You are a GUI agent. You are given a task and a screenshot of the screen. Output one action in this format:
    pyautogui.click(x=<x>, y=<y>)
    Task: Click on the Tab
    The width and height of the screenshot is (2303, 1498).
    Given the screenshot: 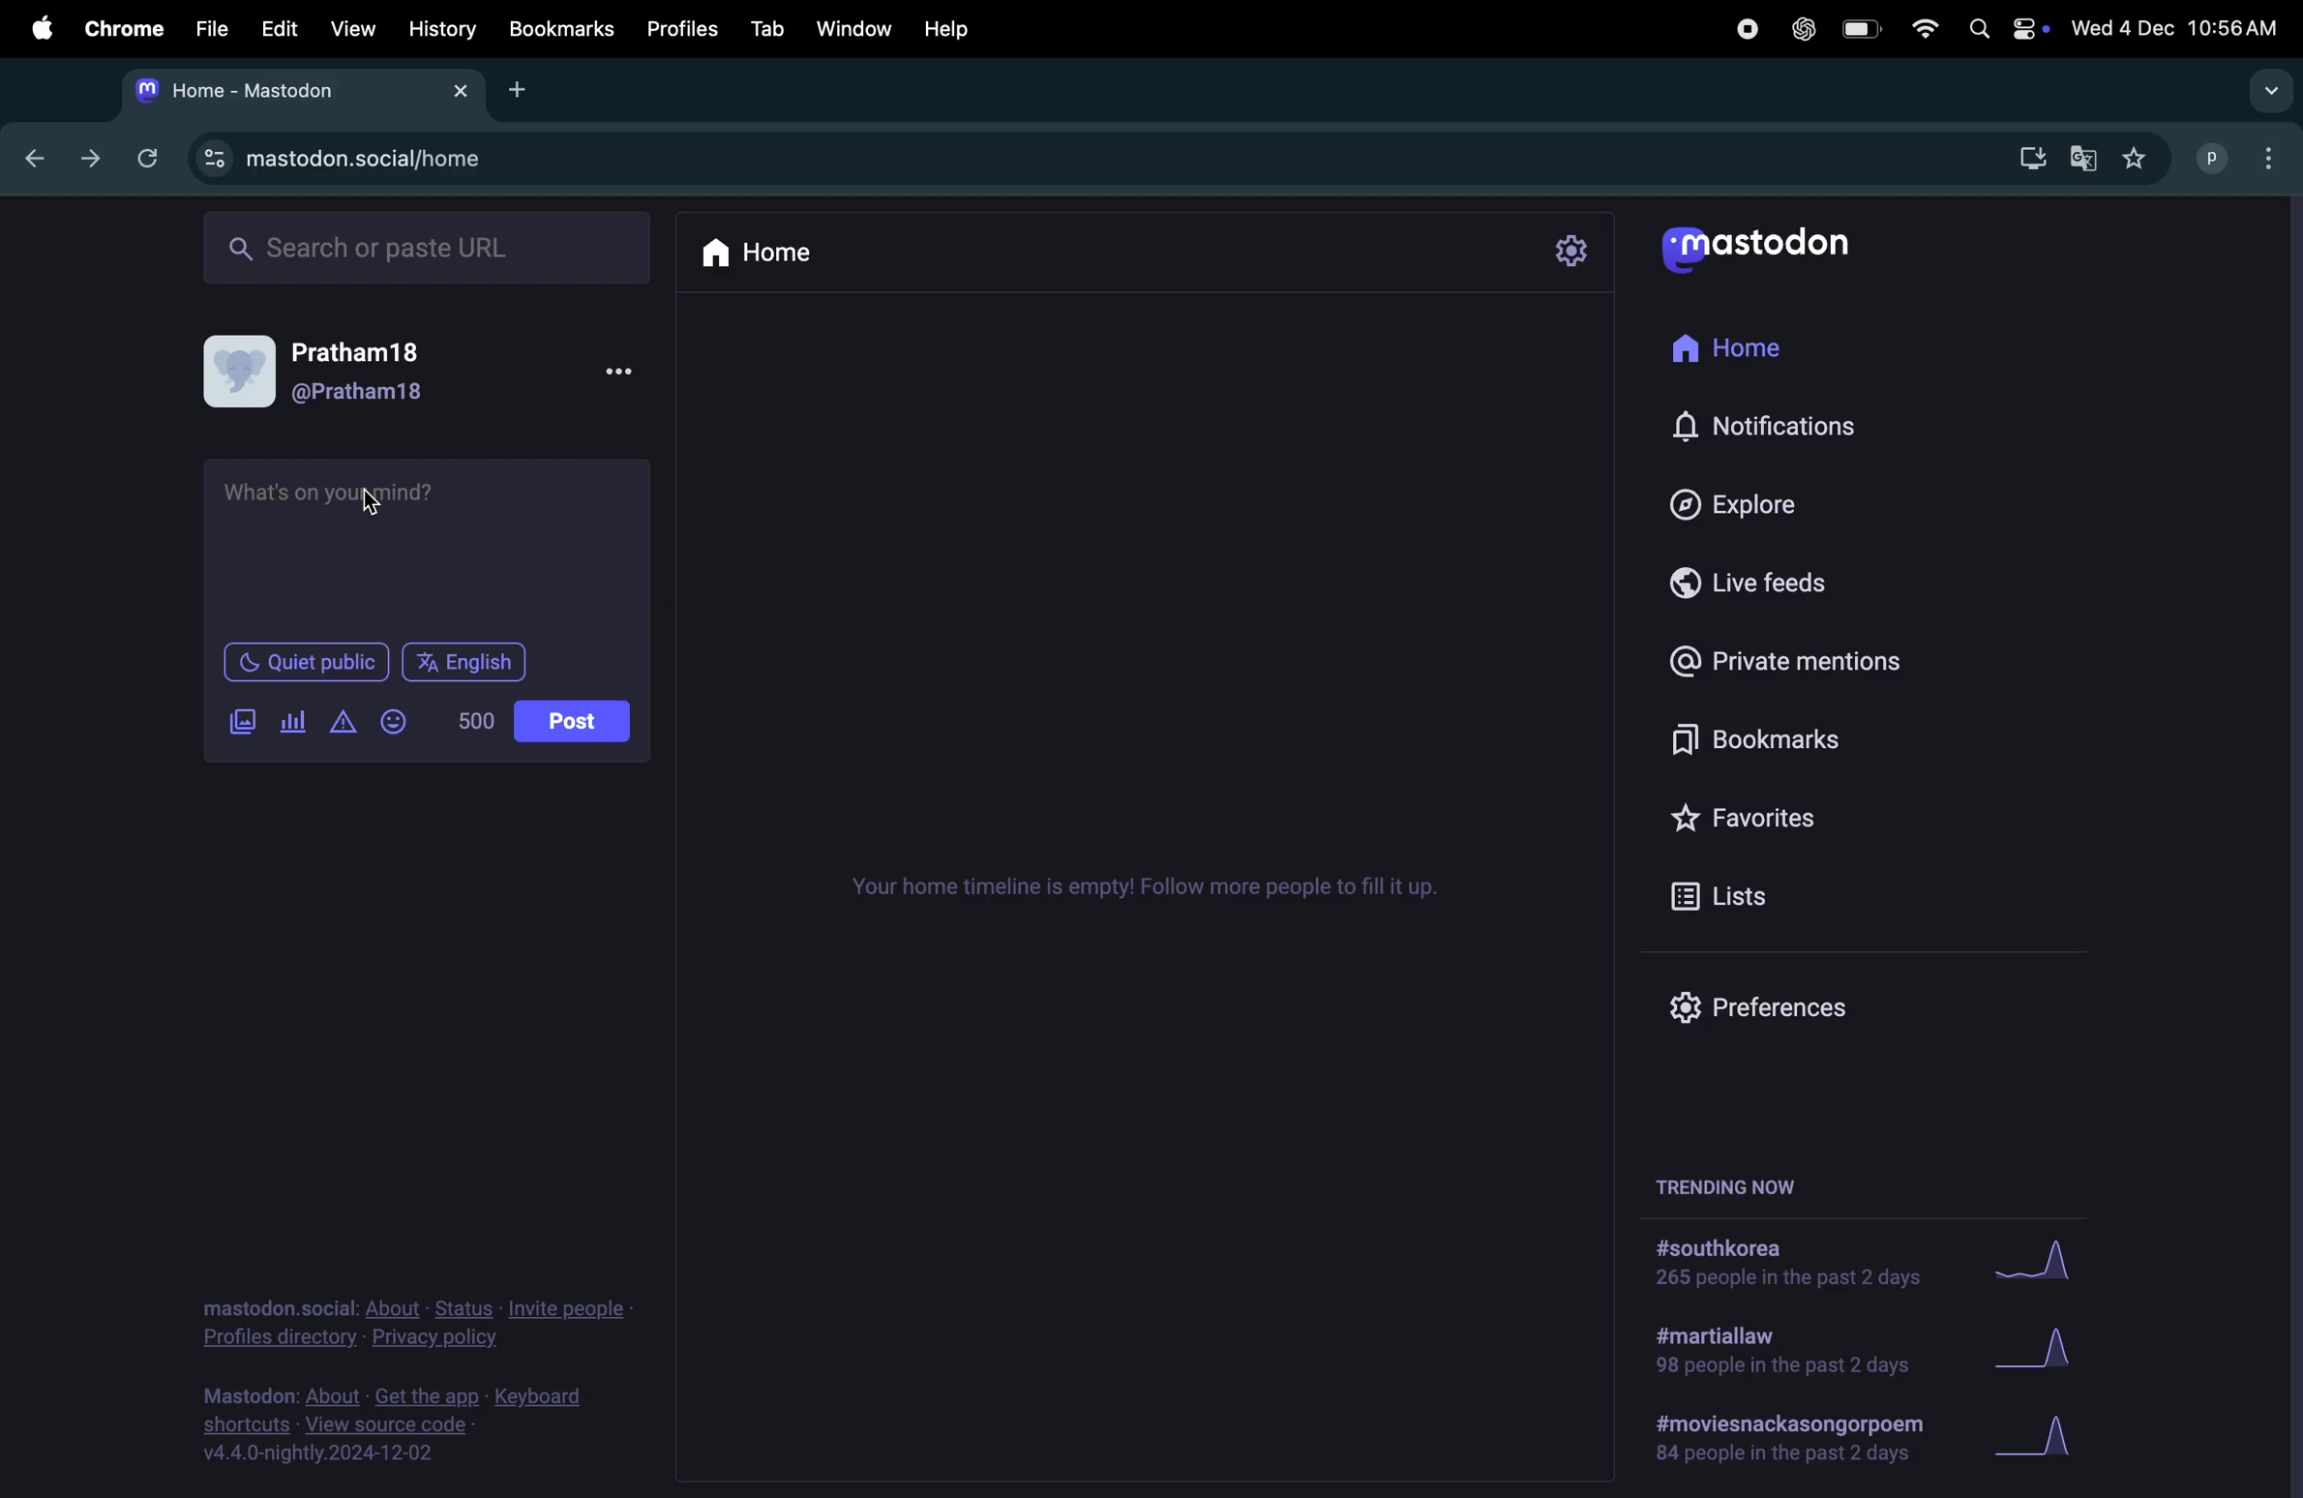 What is the action you would take?
    pyautogui.click(x=767, y=28)
    